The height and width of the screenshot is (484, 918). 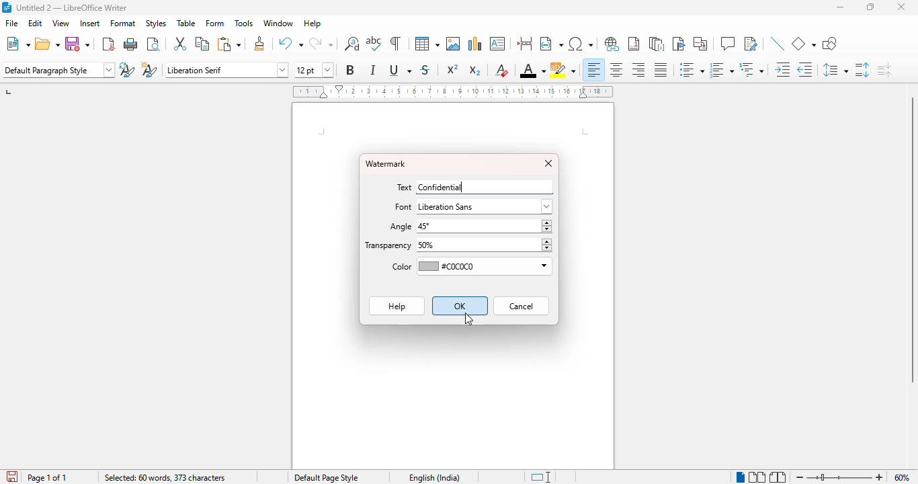 What do you see at coordinates (485, 225) in the screenshot?
I see ` 45°` at bounding box center [485, 225].